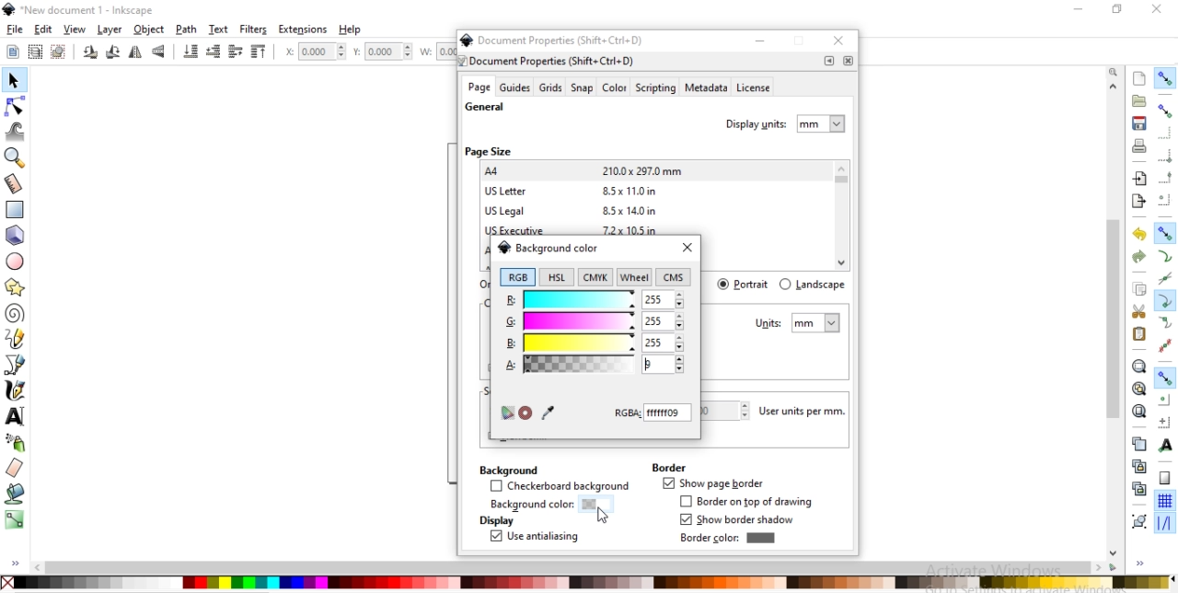 The width and height of the screenshot is (1178, 593). Describe the element at coordinates (1163, 445) in the screenshot. I see `snap text anchors and baselines` at that location.